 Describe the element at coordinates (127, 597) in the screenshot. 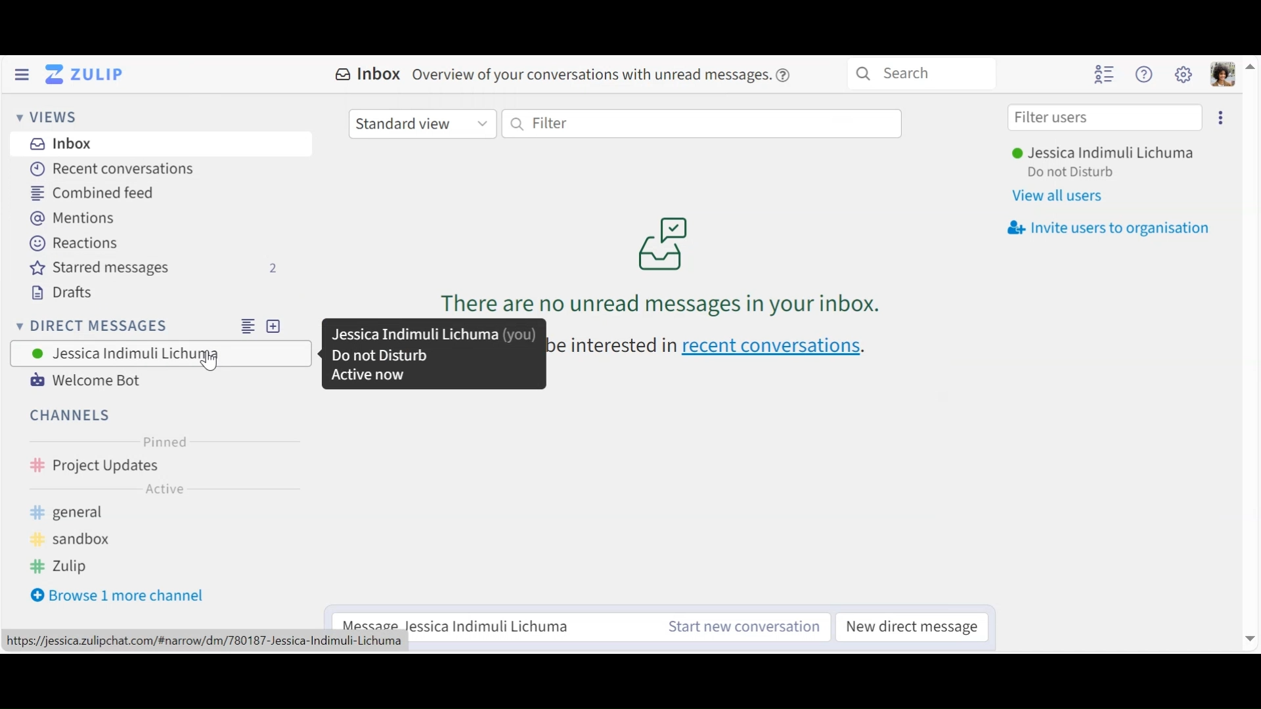

I see `Browse more channel` at that location.